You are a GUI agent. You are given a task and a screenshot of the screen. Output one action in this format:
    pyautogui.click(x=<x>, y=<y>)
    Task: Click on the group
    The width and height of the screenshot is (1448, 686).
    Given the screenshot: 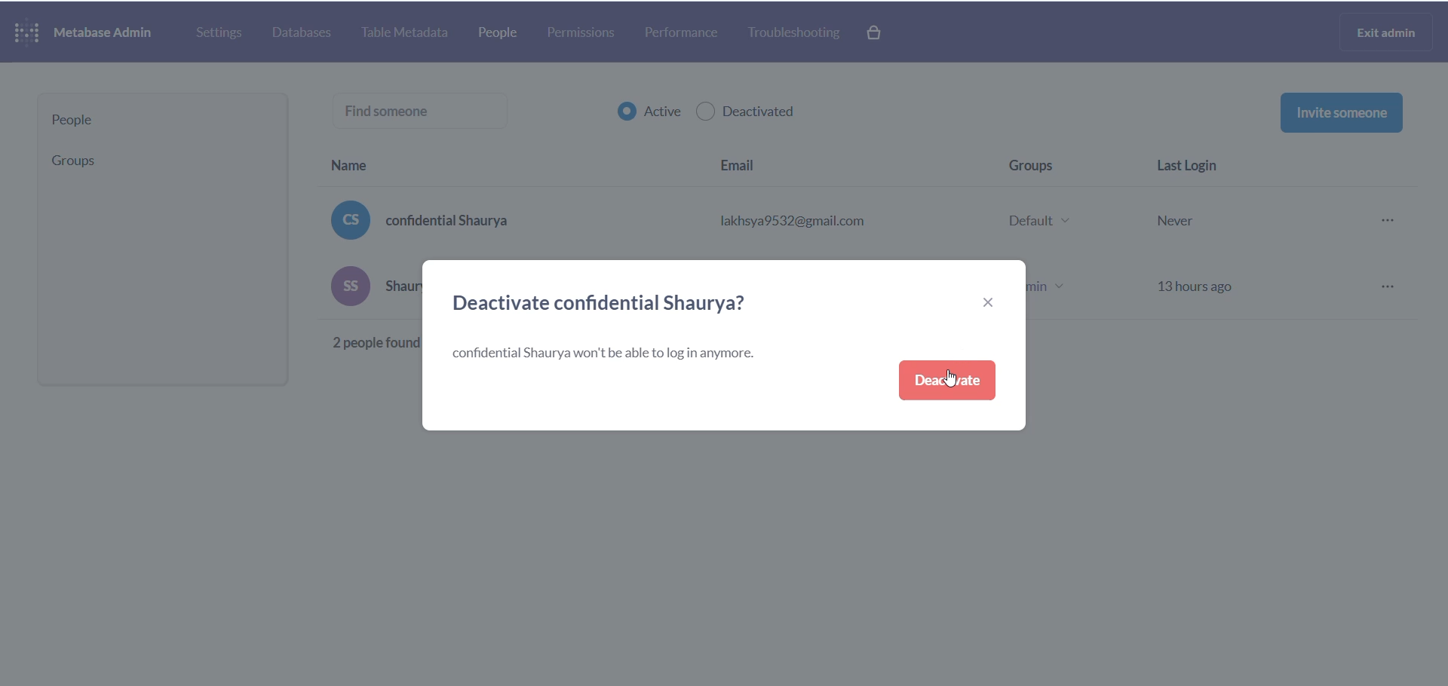 What is the action you would take?
    pyautogui.click(x=1053, y=167)
    